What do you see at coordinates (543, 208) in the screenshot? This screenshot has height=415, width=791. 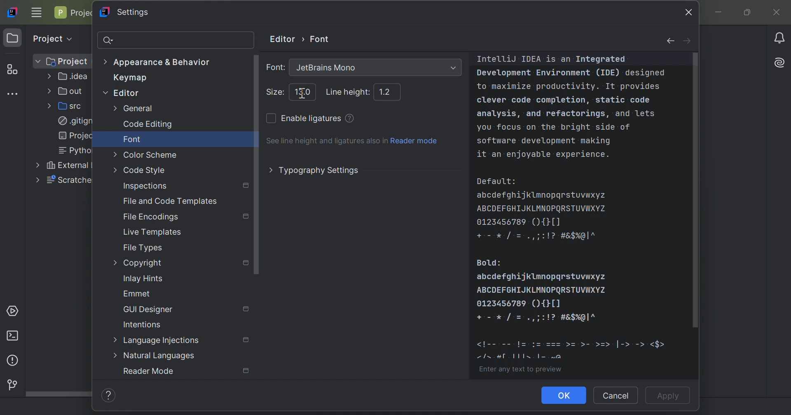 I see `ABCDEFGHIJKLMNOPQRSTUVWXYZ` at bounding box center [543, 208].